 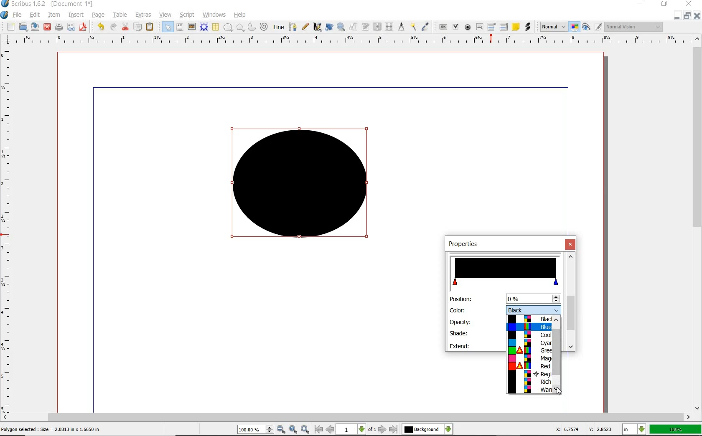 I want to click on color, so click(x=534, y=309).